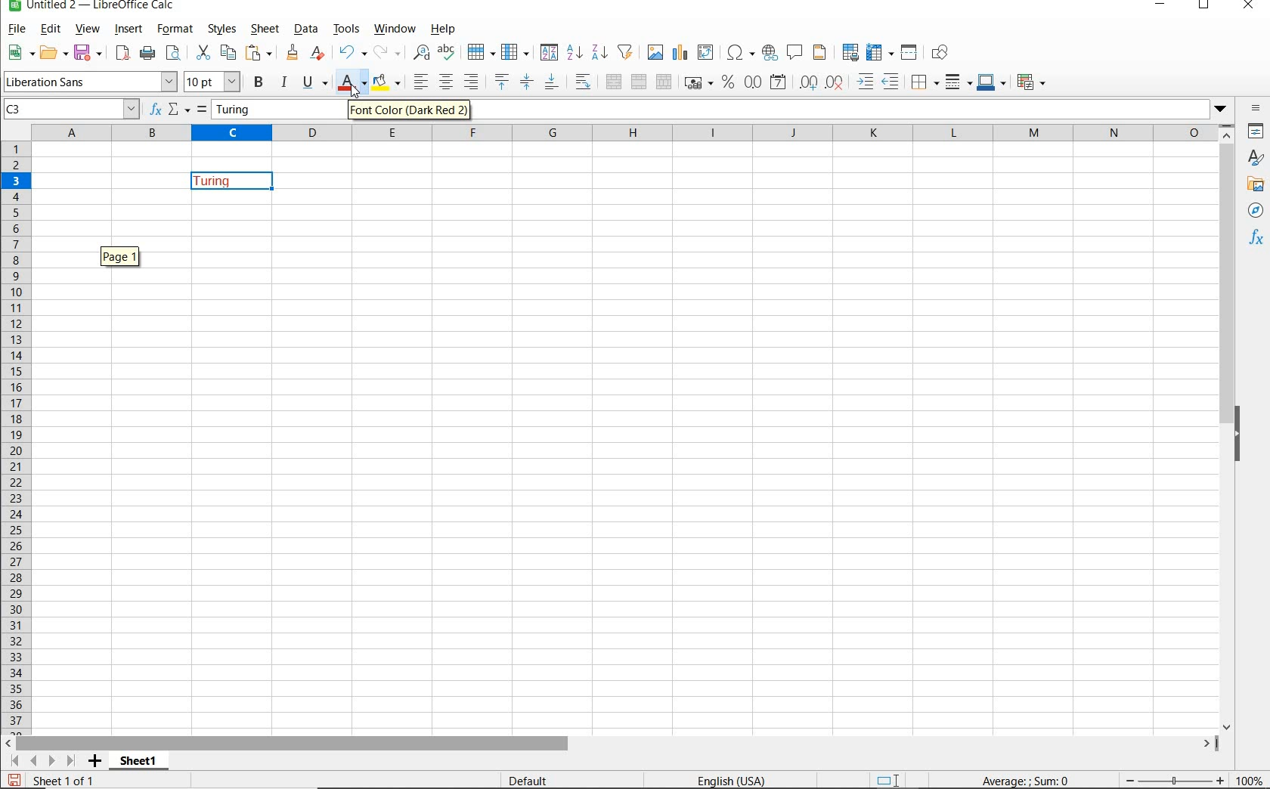 The image size is (1270, 789). Describe the element at coordinates (1241, 436) in the screenshot. I see `HIDE` at that location.